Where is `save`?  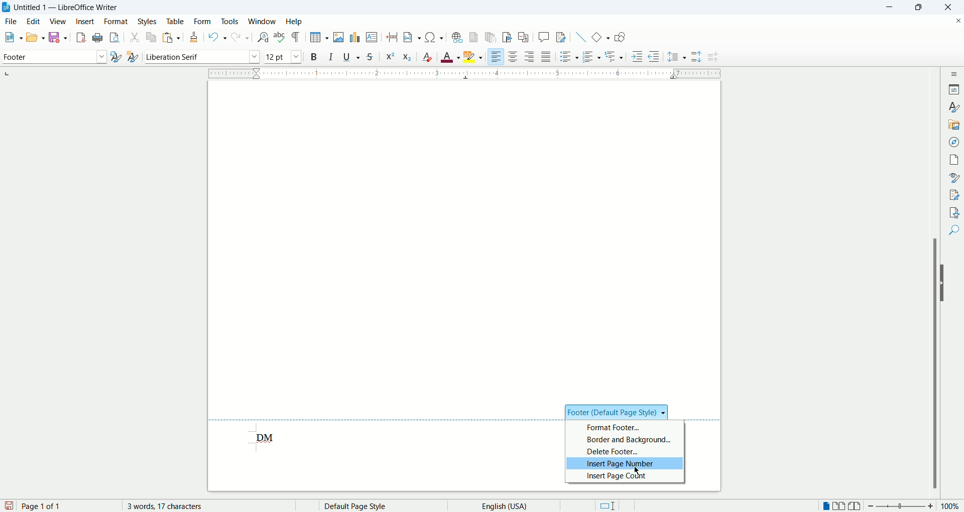 save is located at coordinates (9, 505).